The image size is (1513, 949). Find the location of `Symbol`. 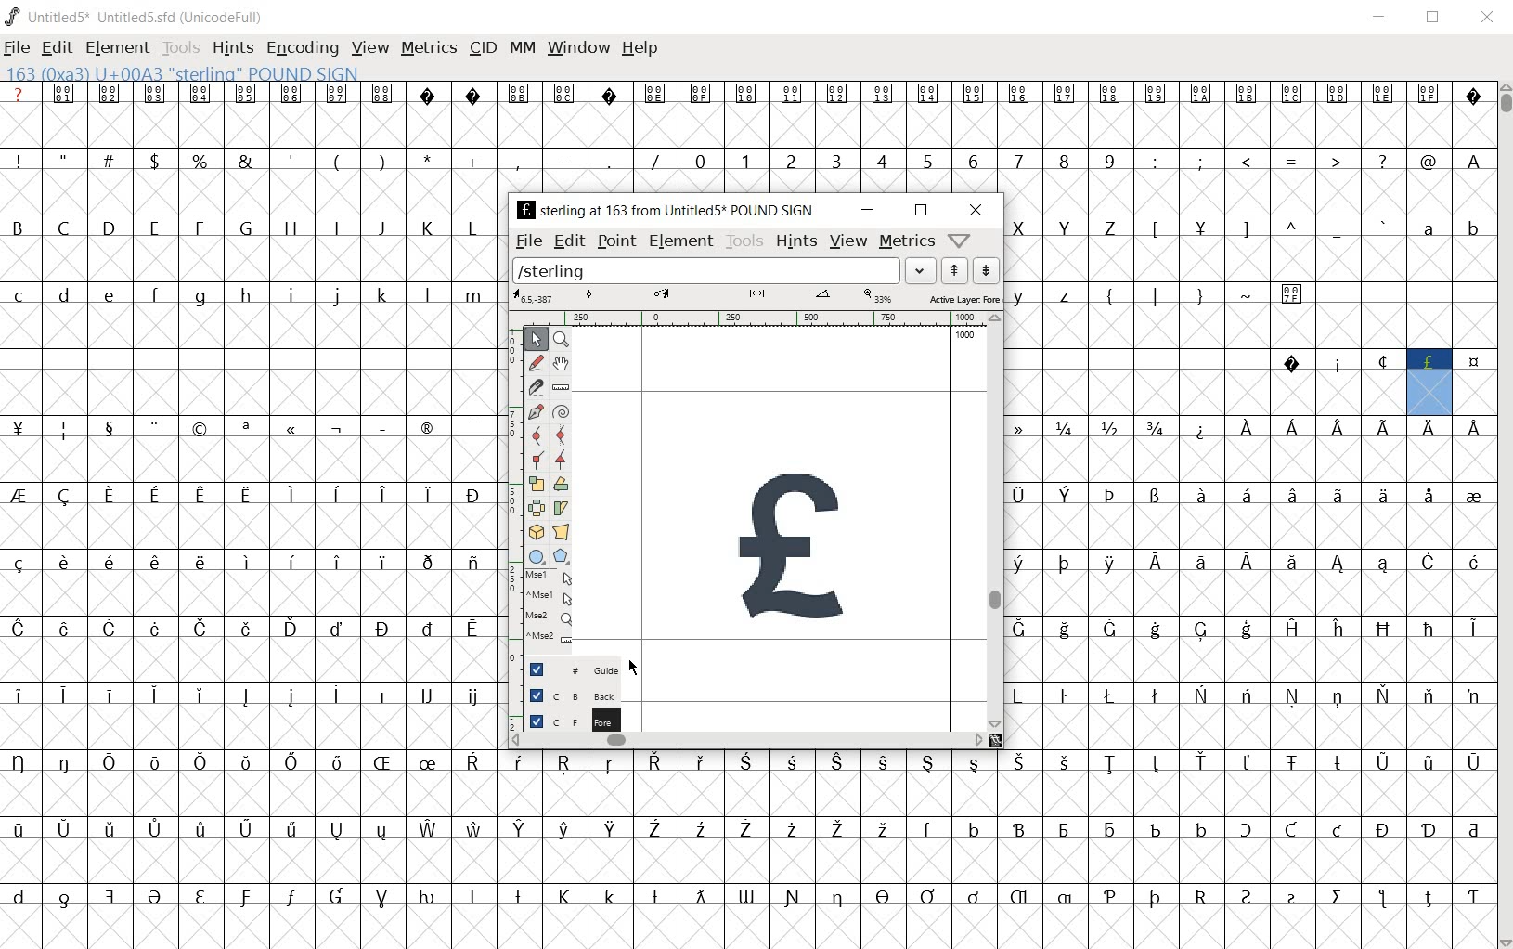

Symbol is located at coordinates (1109, 564).